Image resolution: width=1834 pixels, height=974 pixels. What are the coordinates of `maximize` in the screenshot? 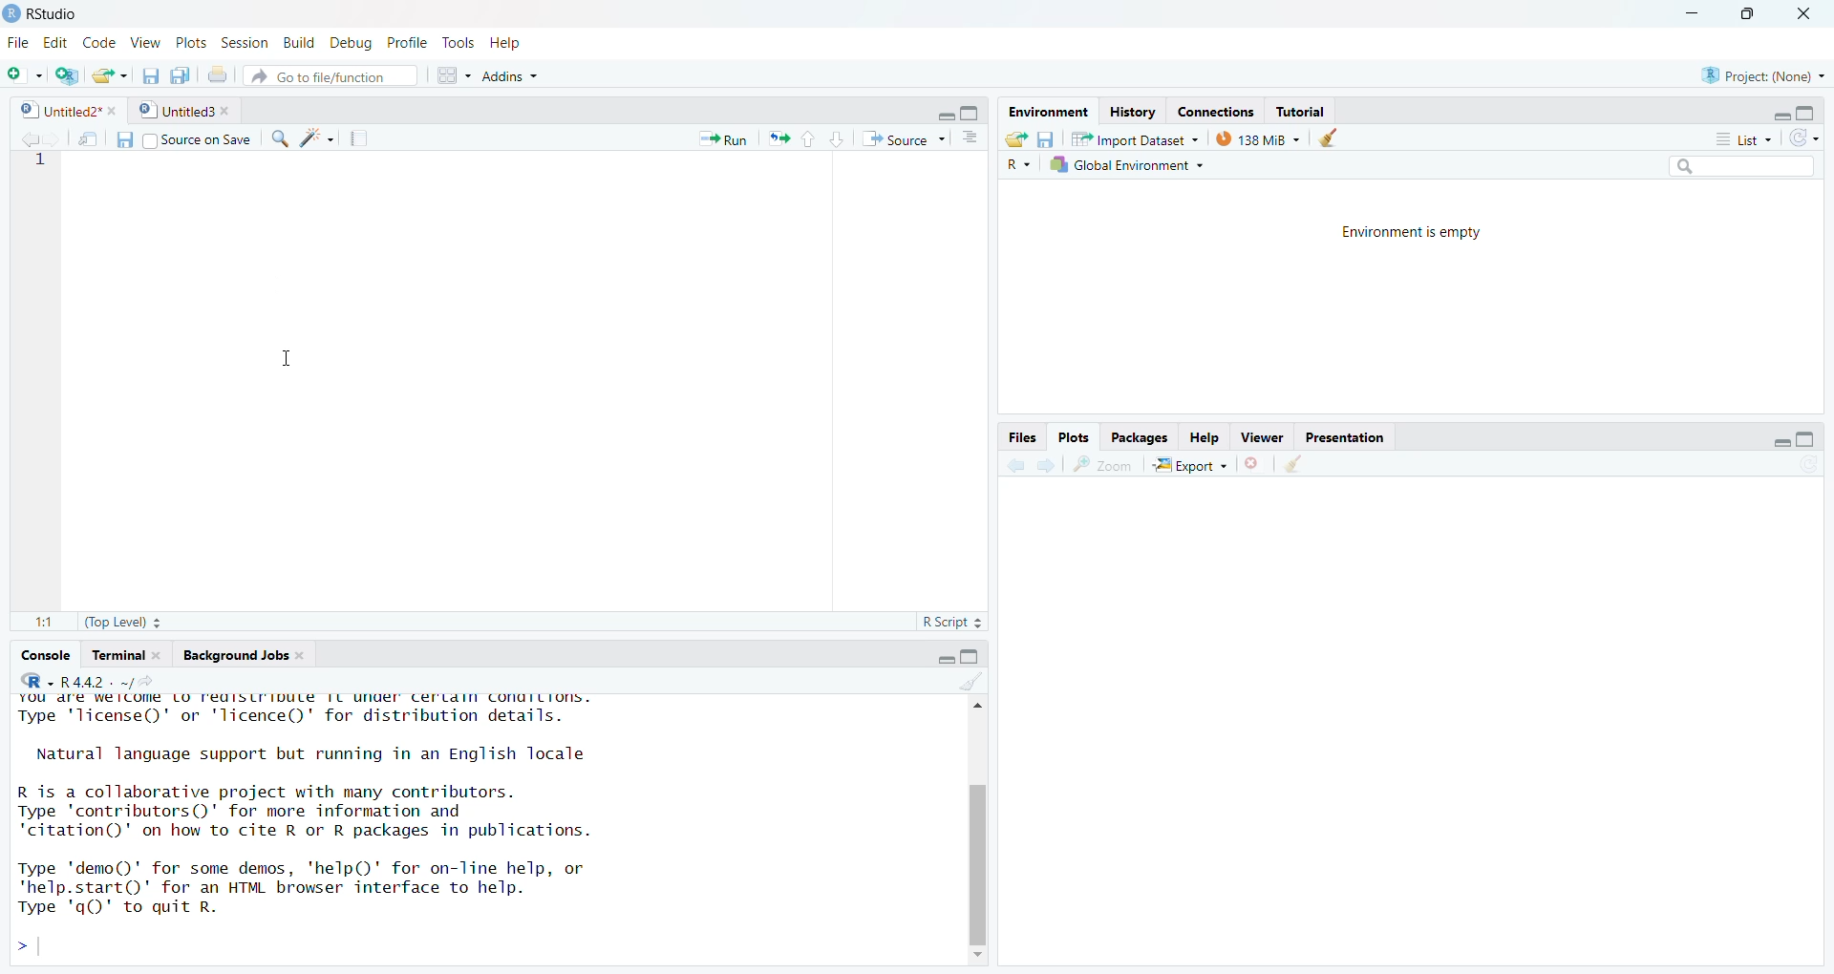 It's located at (1757, 17).